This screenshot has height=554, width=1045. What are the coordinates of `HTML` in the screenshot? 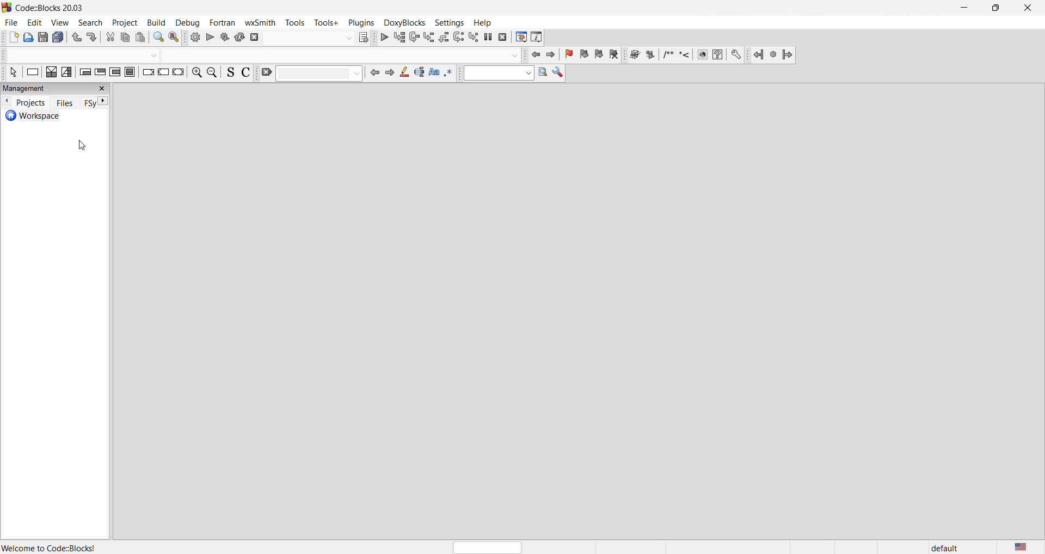 It's located at (702, 56).